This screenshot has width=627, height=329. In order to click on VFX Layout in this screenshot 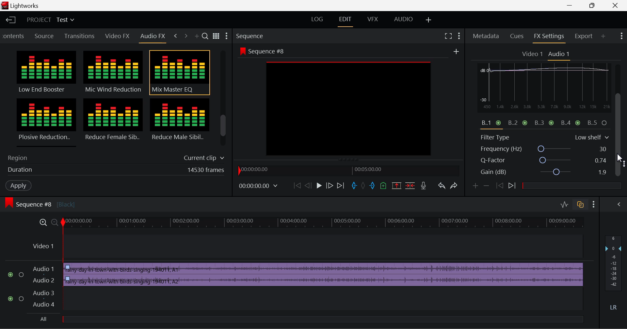, I will do `click(374, 21)`.